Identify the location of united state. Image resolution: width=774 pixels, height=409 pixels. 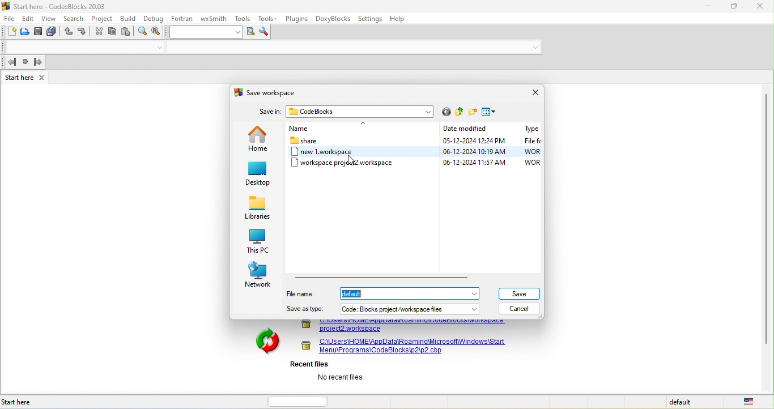
(751, 402).